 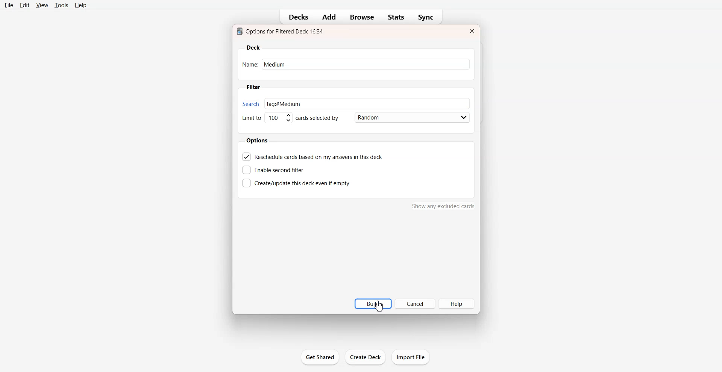 I want to click on View, so click(x=42, y=5).